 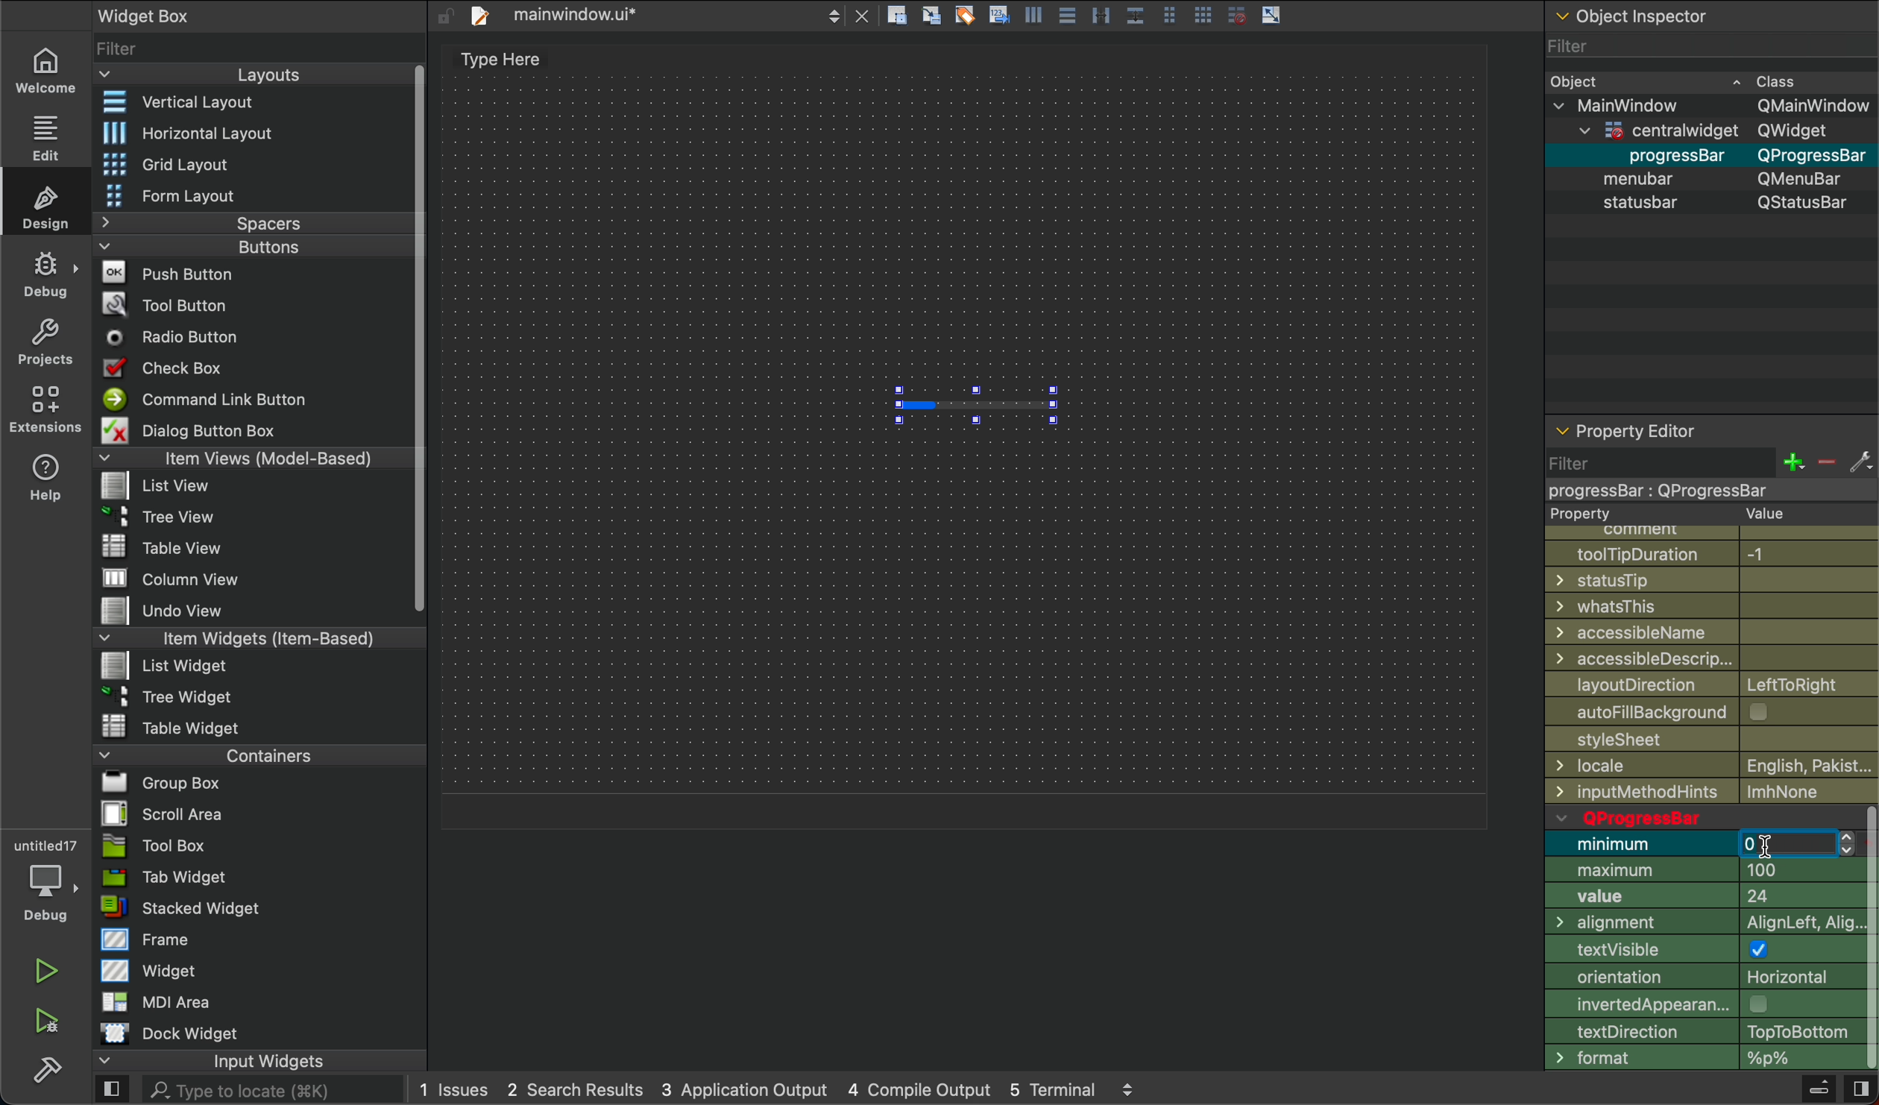 What do you see at coordinates (242, 133) in the screenshot?
I see `Horizontal Layout` at bounding box center [242, 133].